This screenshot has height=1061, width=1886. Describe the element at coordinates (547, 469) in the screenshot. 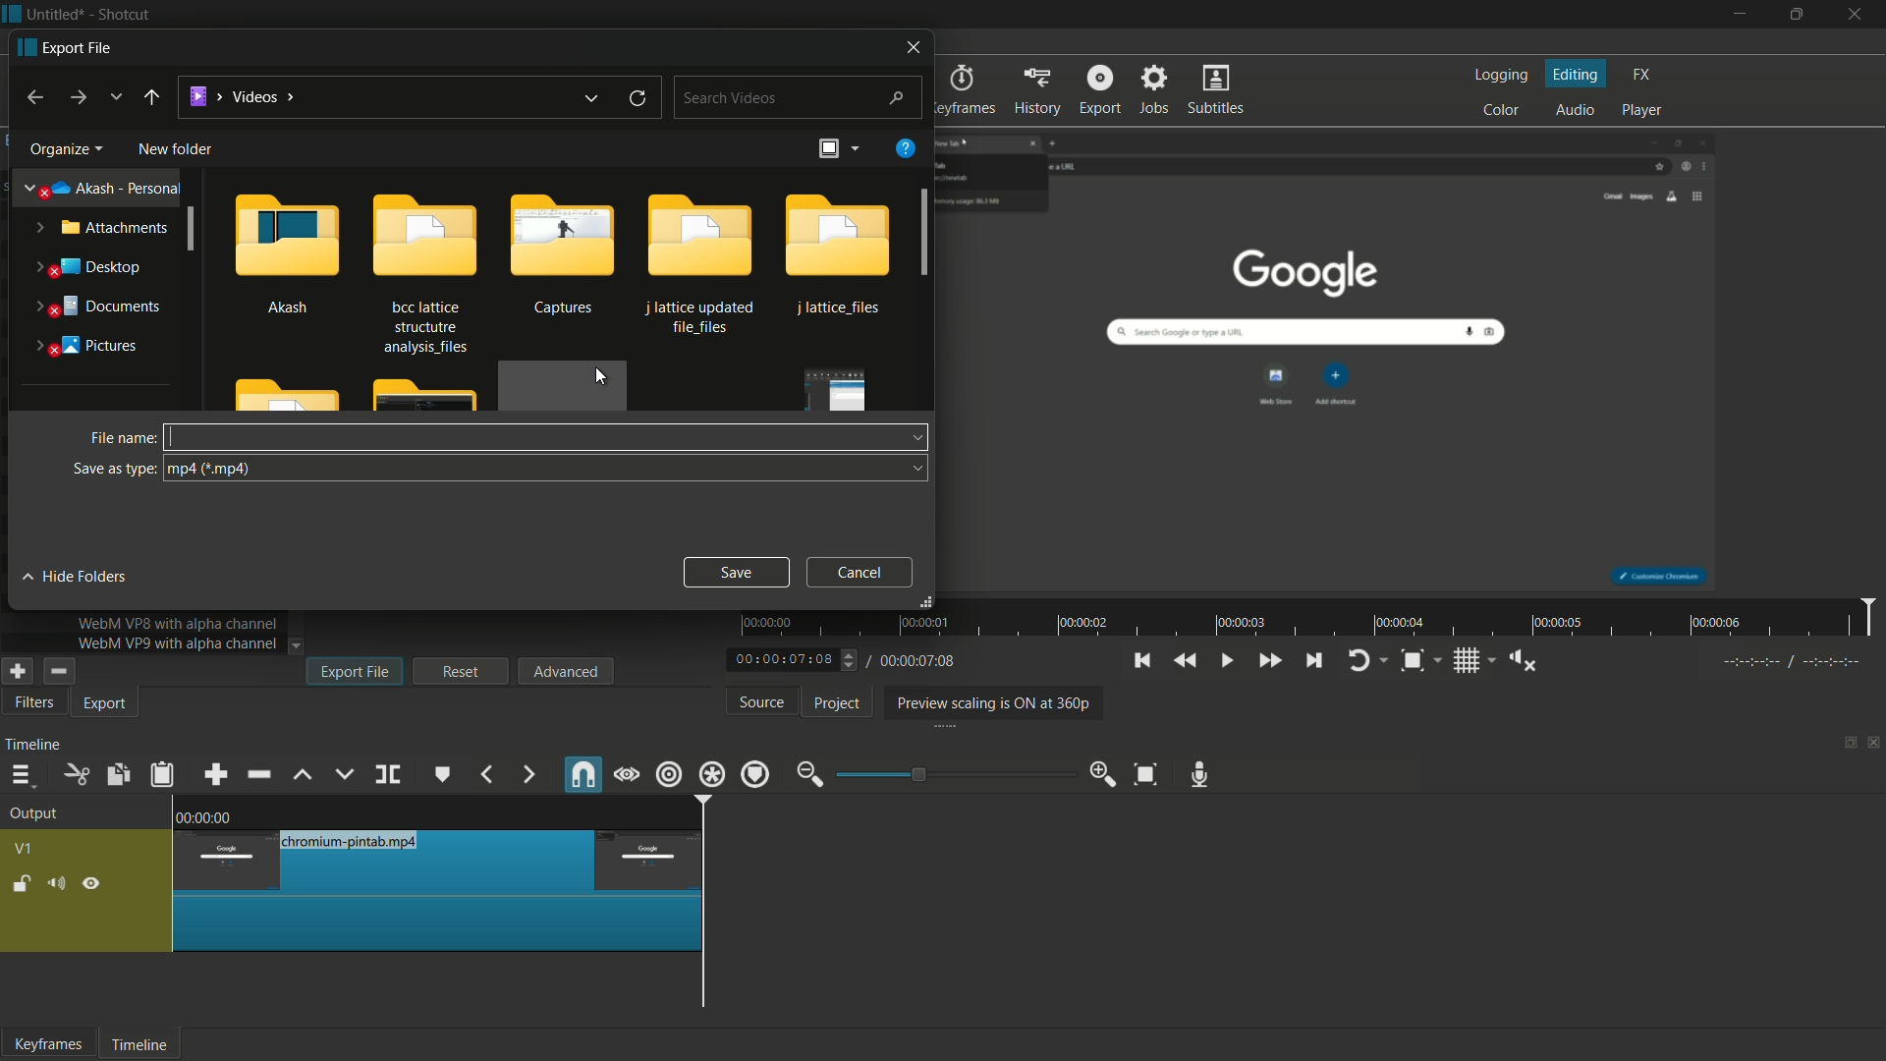

I see `file format` at that location.